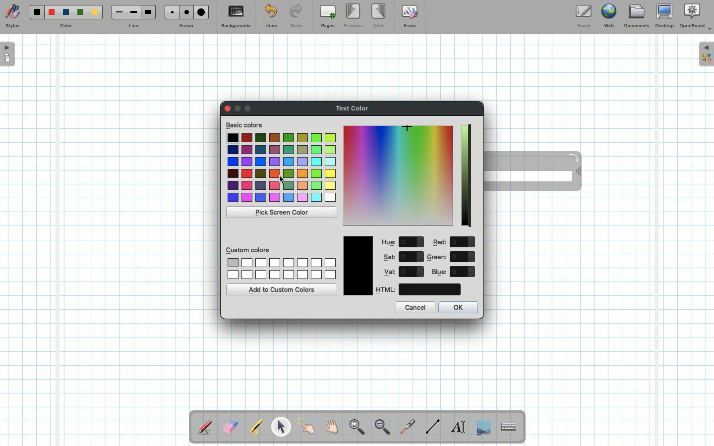  I want to click on Sat, so click(390, 257).